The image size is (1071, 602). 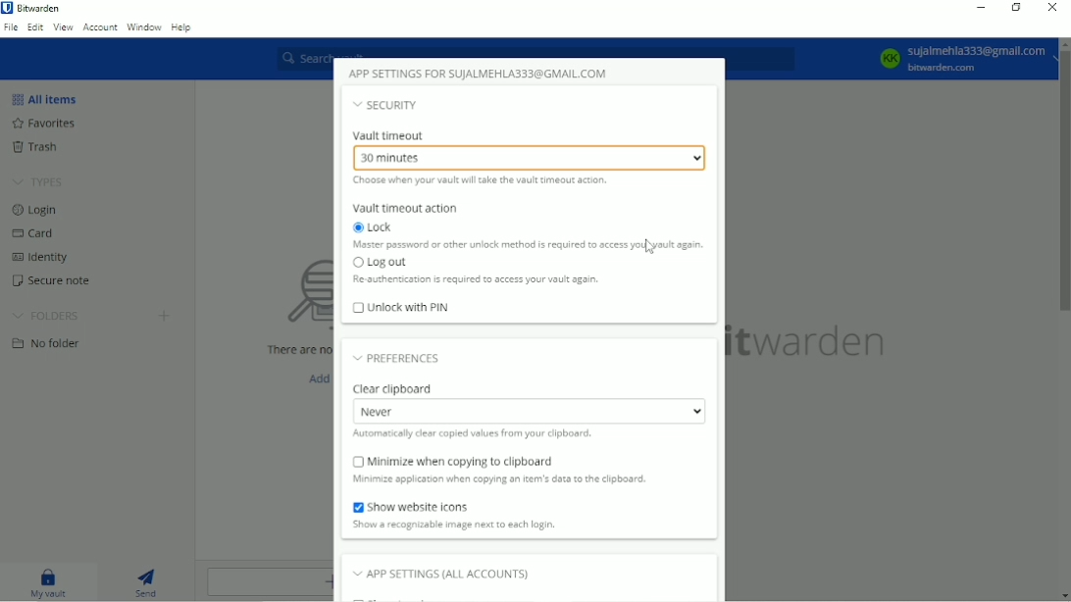 What do you see at coordinates (499, 479) in the screenshot?
I see `Minimize application when copying an item's data to the clipboard.` at bounding box center [499, 479].